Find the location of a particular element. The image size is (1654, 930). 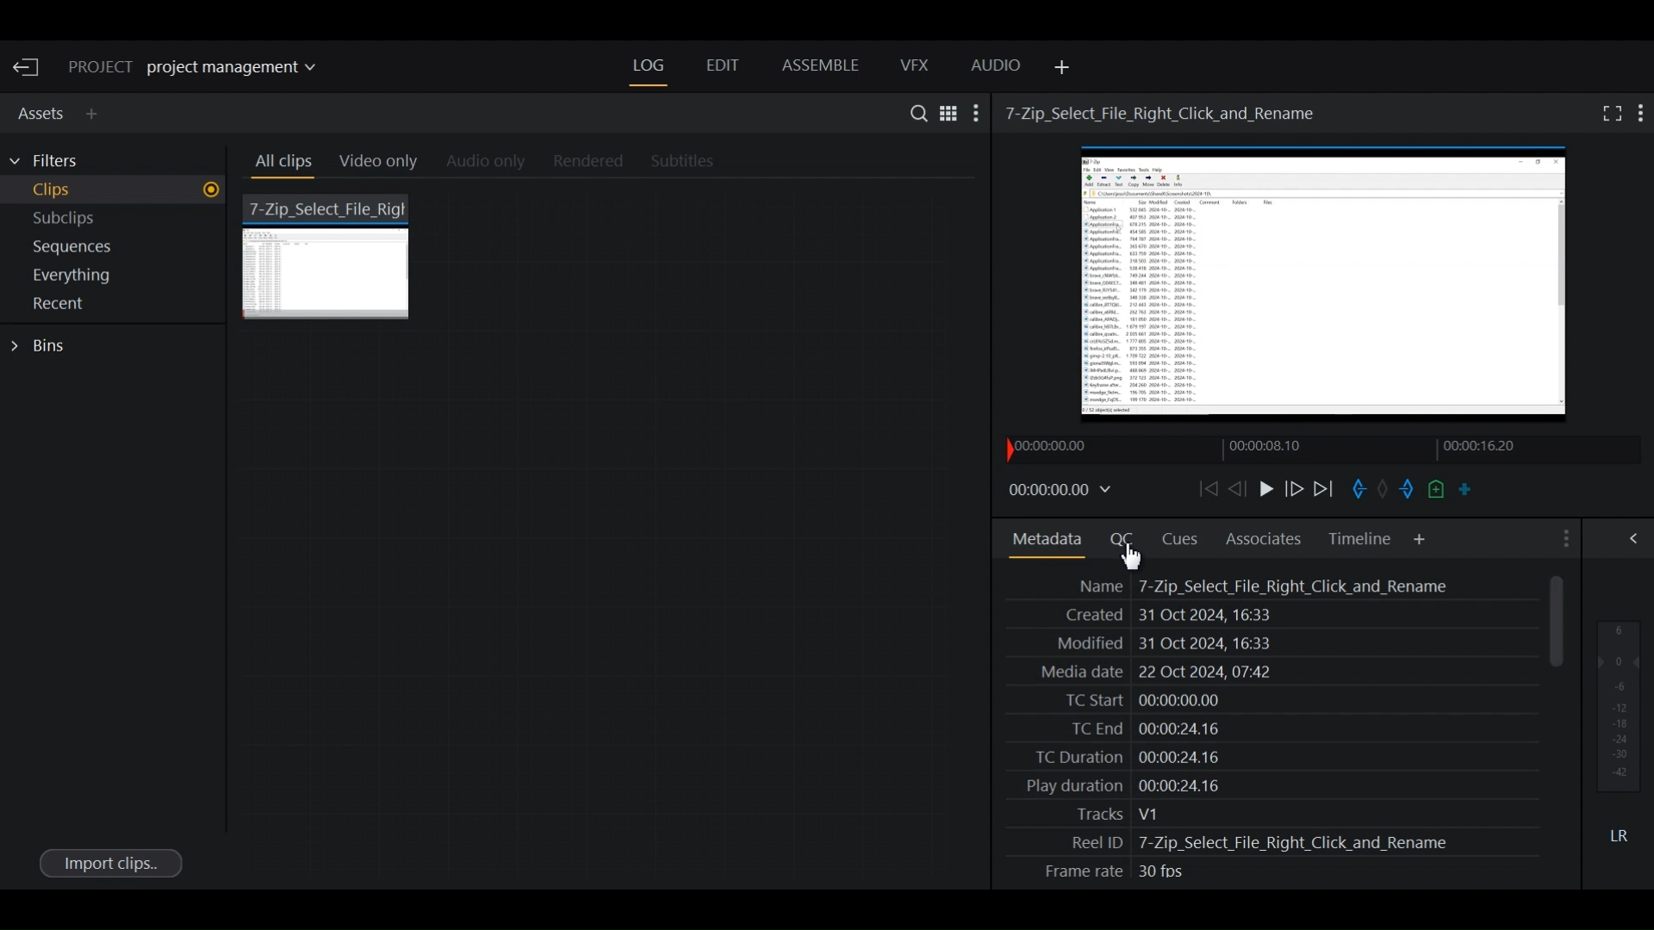

Add Panel is located at coordinates (1059, 68).